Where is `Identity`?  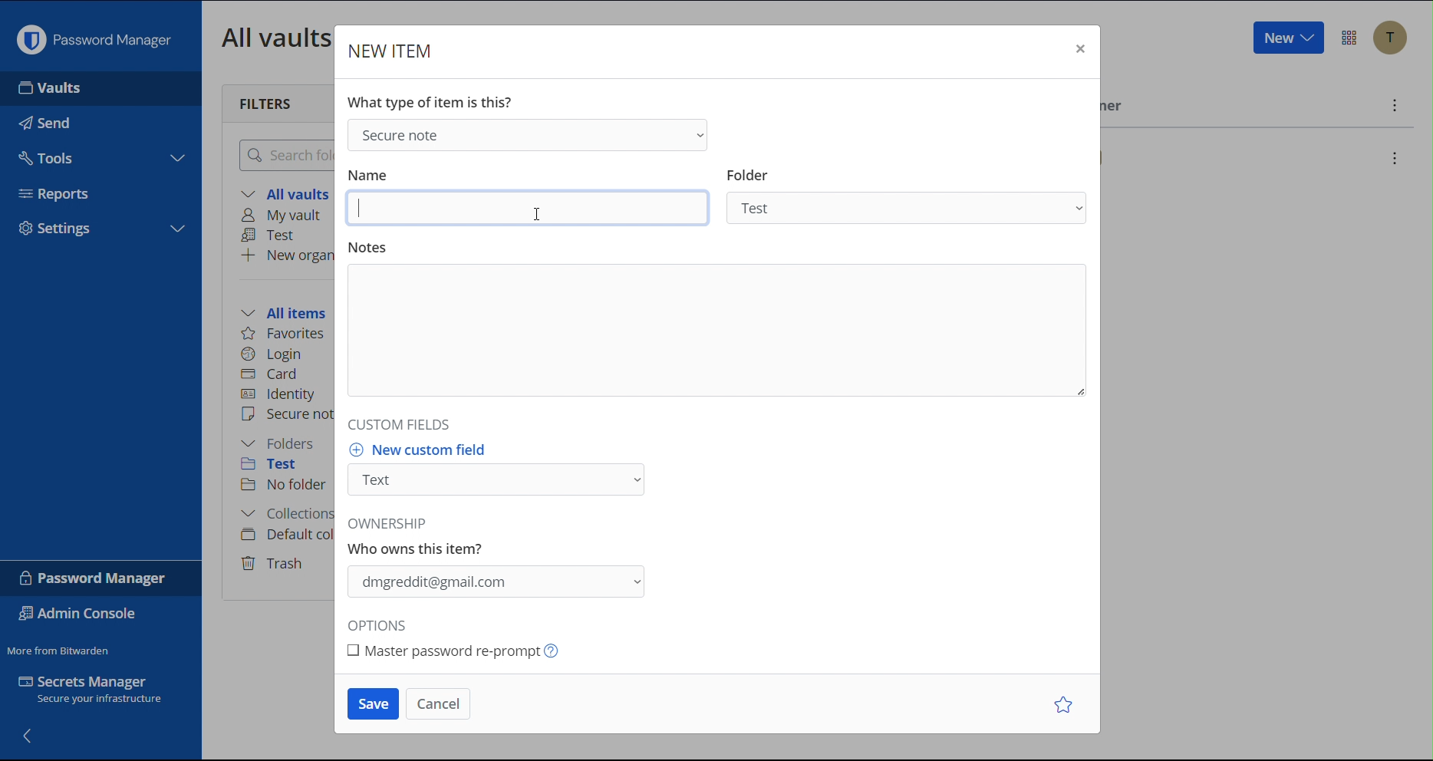
Identity is located at coordinates (280, 394).